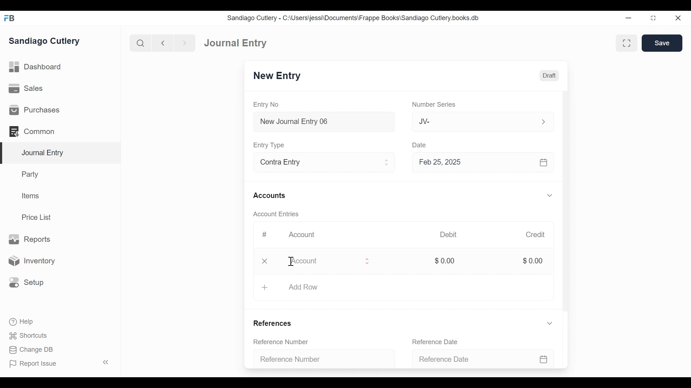 This screenshot has height=388, width=691. What do you see at coordinates (264, 288) in the screenshot?
I see `+` at bounding box center [264, 288].